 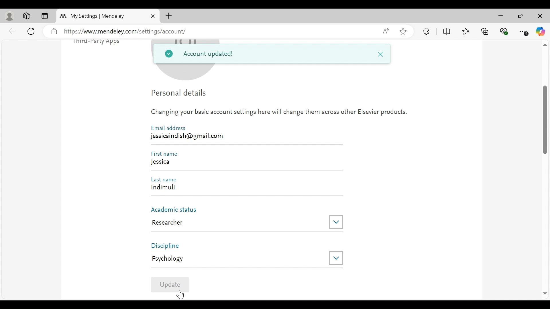 I want to click on jessicaindish@gmail.com, so click(x=189, y=136).